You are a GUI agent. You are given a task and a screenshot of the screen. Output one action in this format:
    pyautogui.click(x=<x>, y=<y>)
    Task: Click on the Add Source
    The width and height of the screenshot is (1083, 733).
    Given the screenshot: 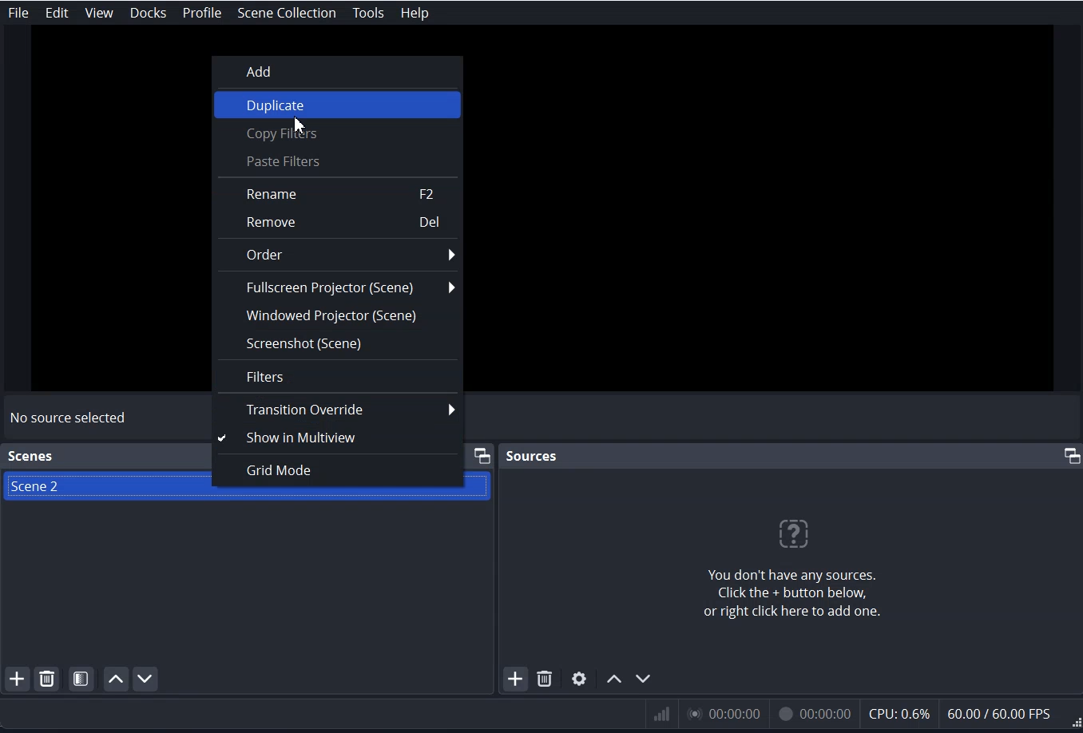 What is the action you would take?
    pyautogui.click(x=515, y=678)
    